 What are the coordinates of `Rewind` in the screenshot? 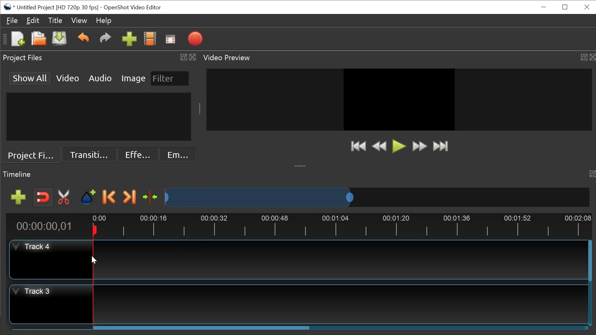 It's located at (380, 146).